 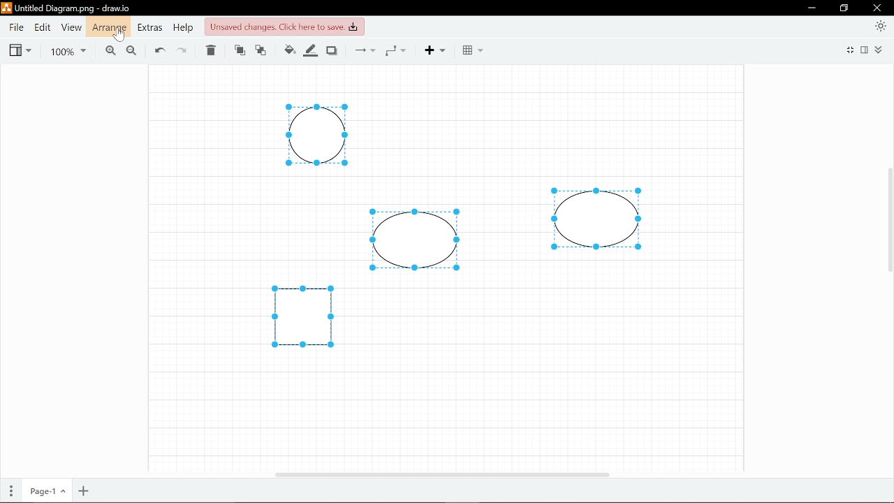 What do you see at coordinates (400, 50) in the screenshot?
I see `Waypoints` at bounding box center [400, 50].